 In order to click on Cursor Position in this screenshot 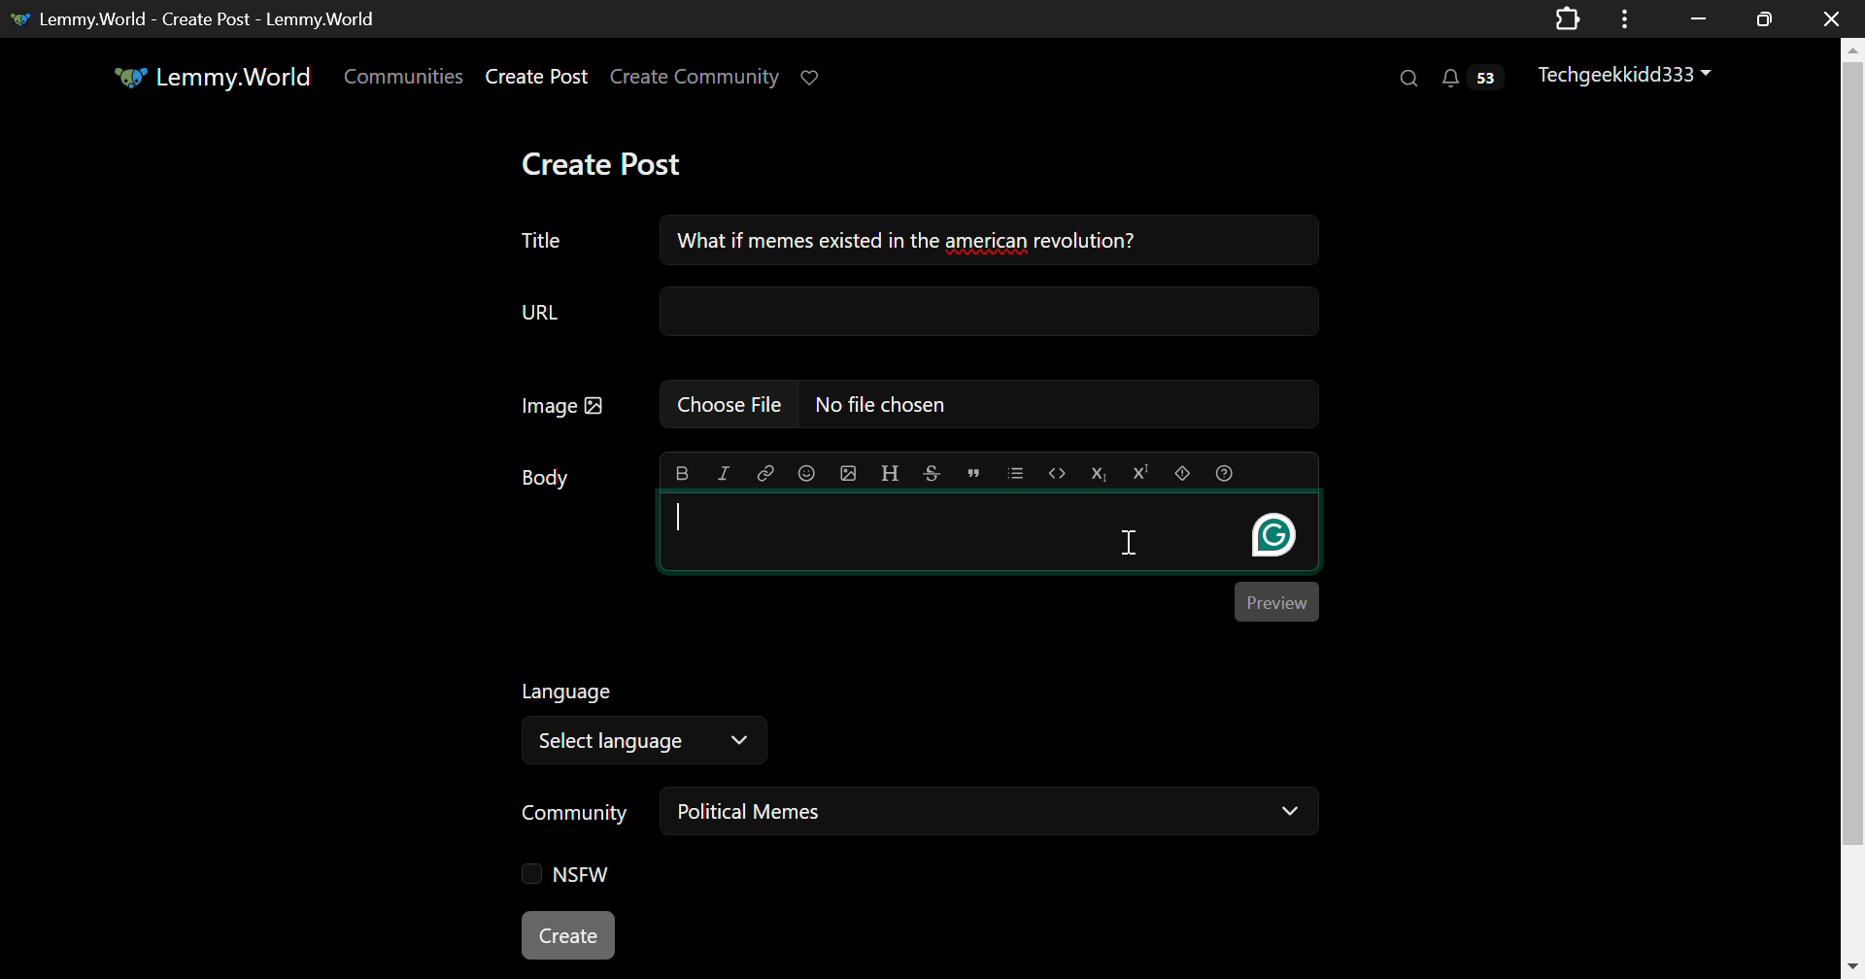, I will do `click(1130, 543)`.